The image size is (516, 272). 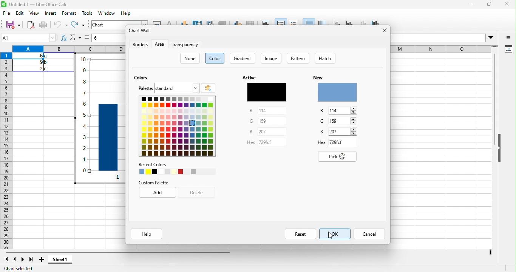 I want to click on custom palette, so click(x=155, y=182).